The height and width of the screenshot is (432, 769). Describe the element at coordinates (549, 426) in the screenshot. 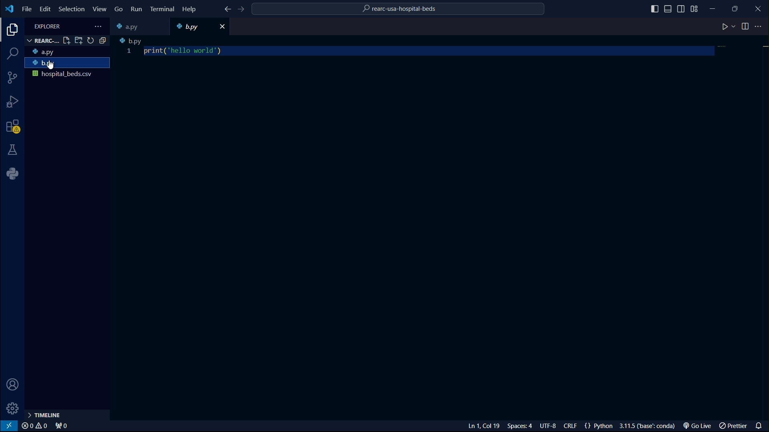

I see `UTF-8` at that location.